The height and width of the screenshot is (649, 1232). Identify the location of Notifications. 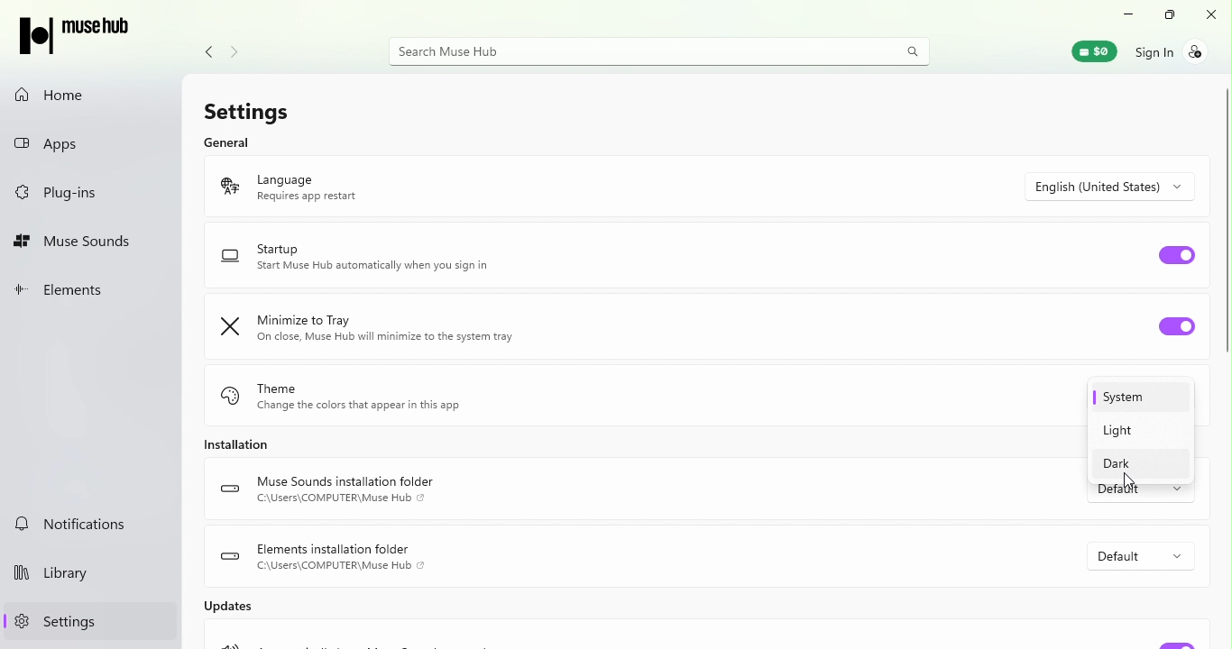
(74, 521).